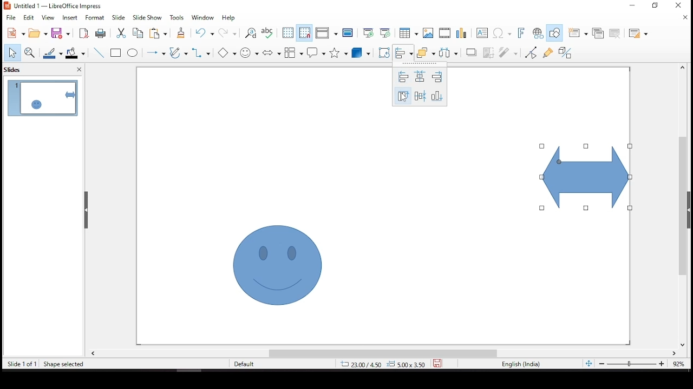 The width and height of the screenshot is (693, 389). Describe the element at coordinates (326, 33) in the screenshot. I see `display views` at that location.